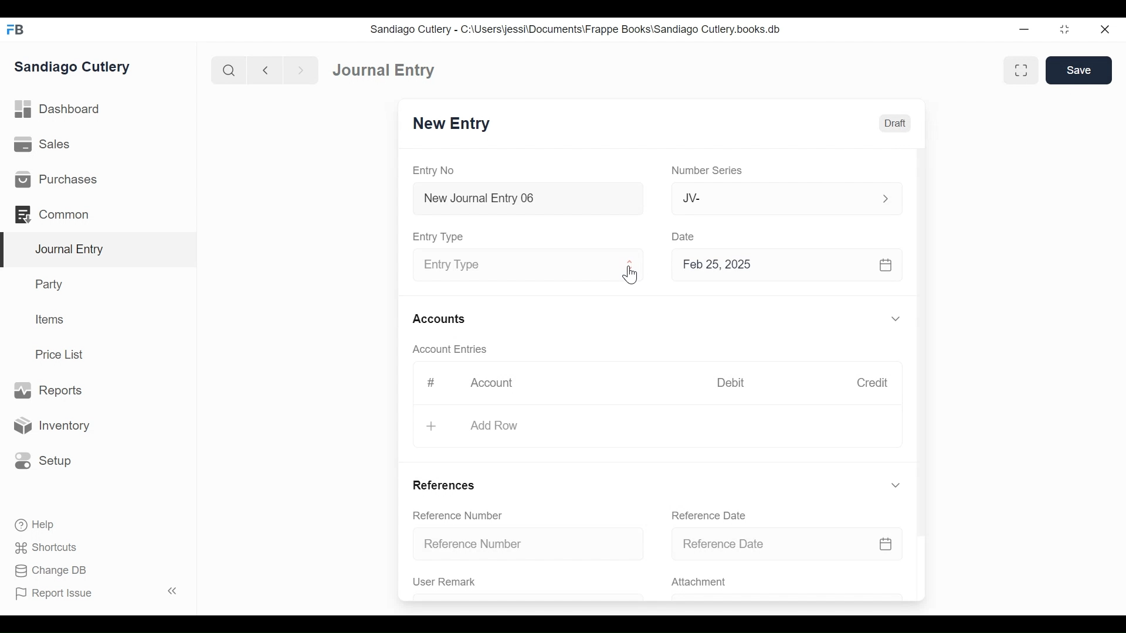  I want to click on Vertical Scroll bar, so click(922, 333).